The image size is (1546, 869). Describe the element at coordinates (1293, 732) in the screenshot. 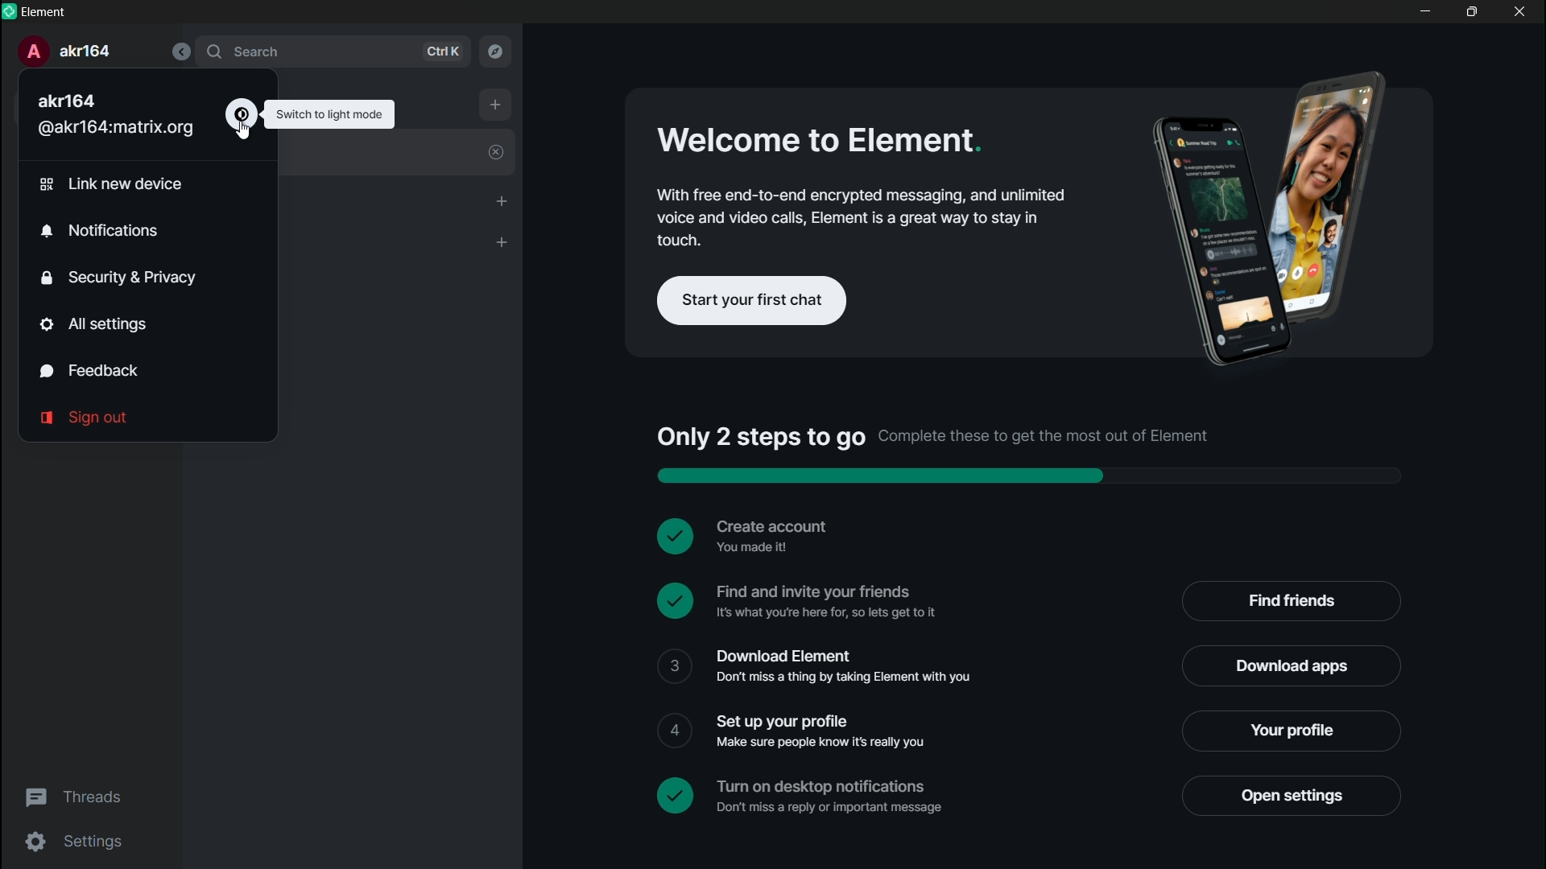

I see `your profile` at that location.